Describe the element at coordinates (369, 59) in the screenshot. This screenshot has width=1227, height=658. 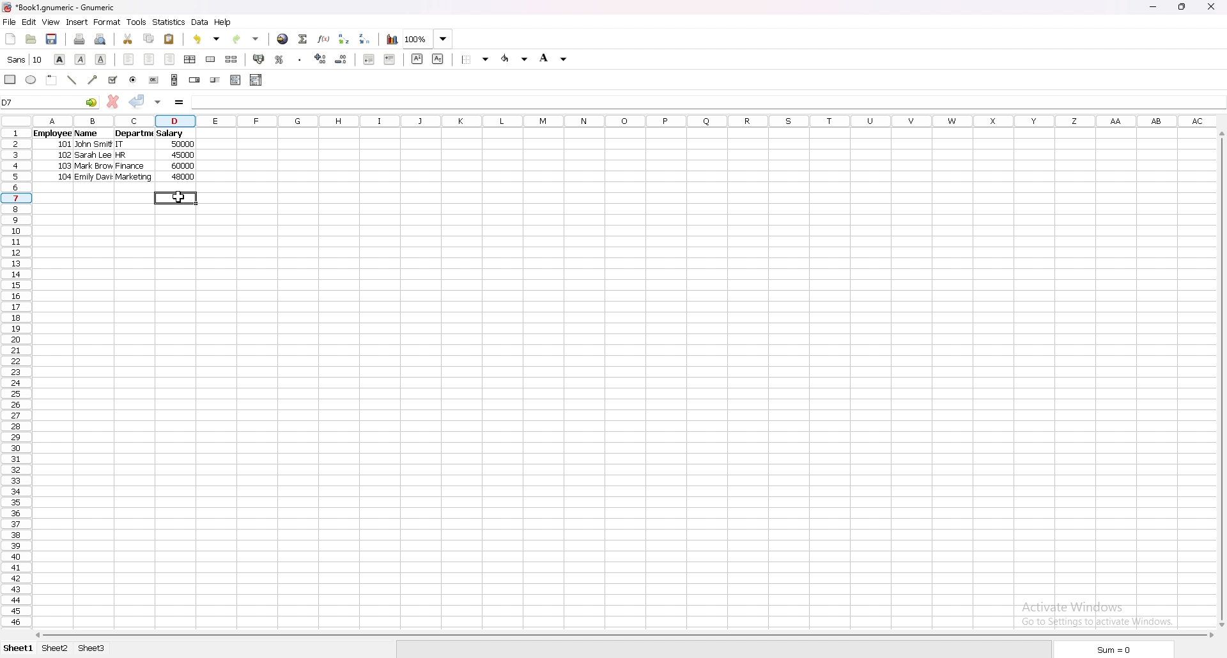
I see `decrease indent` at that location.